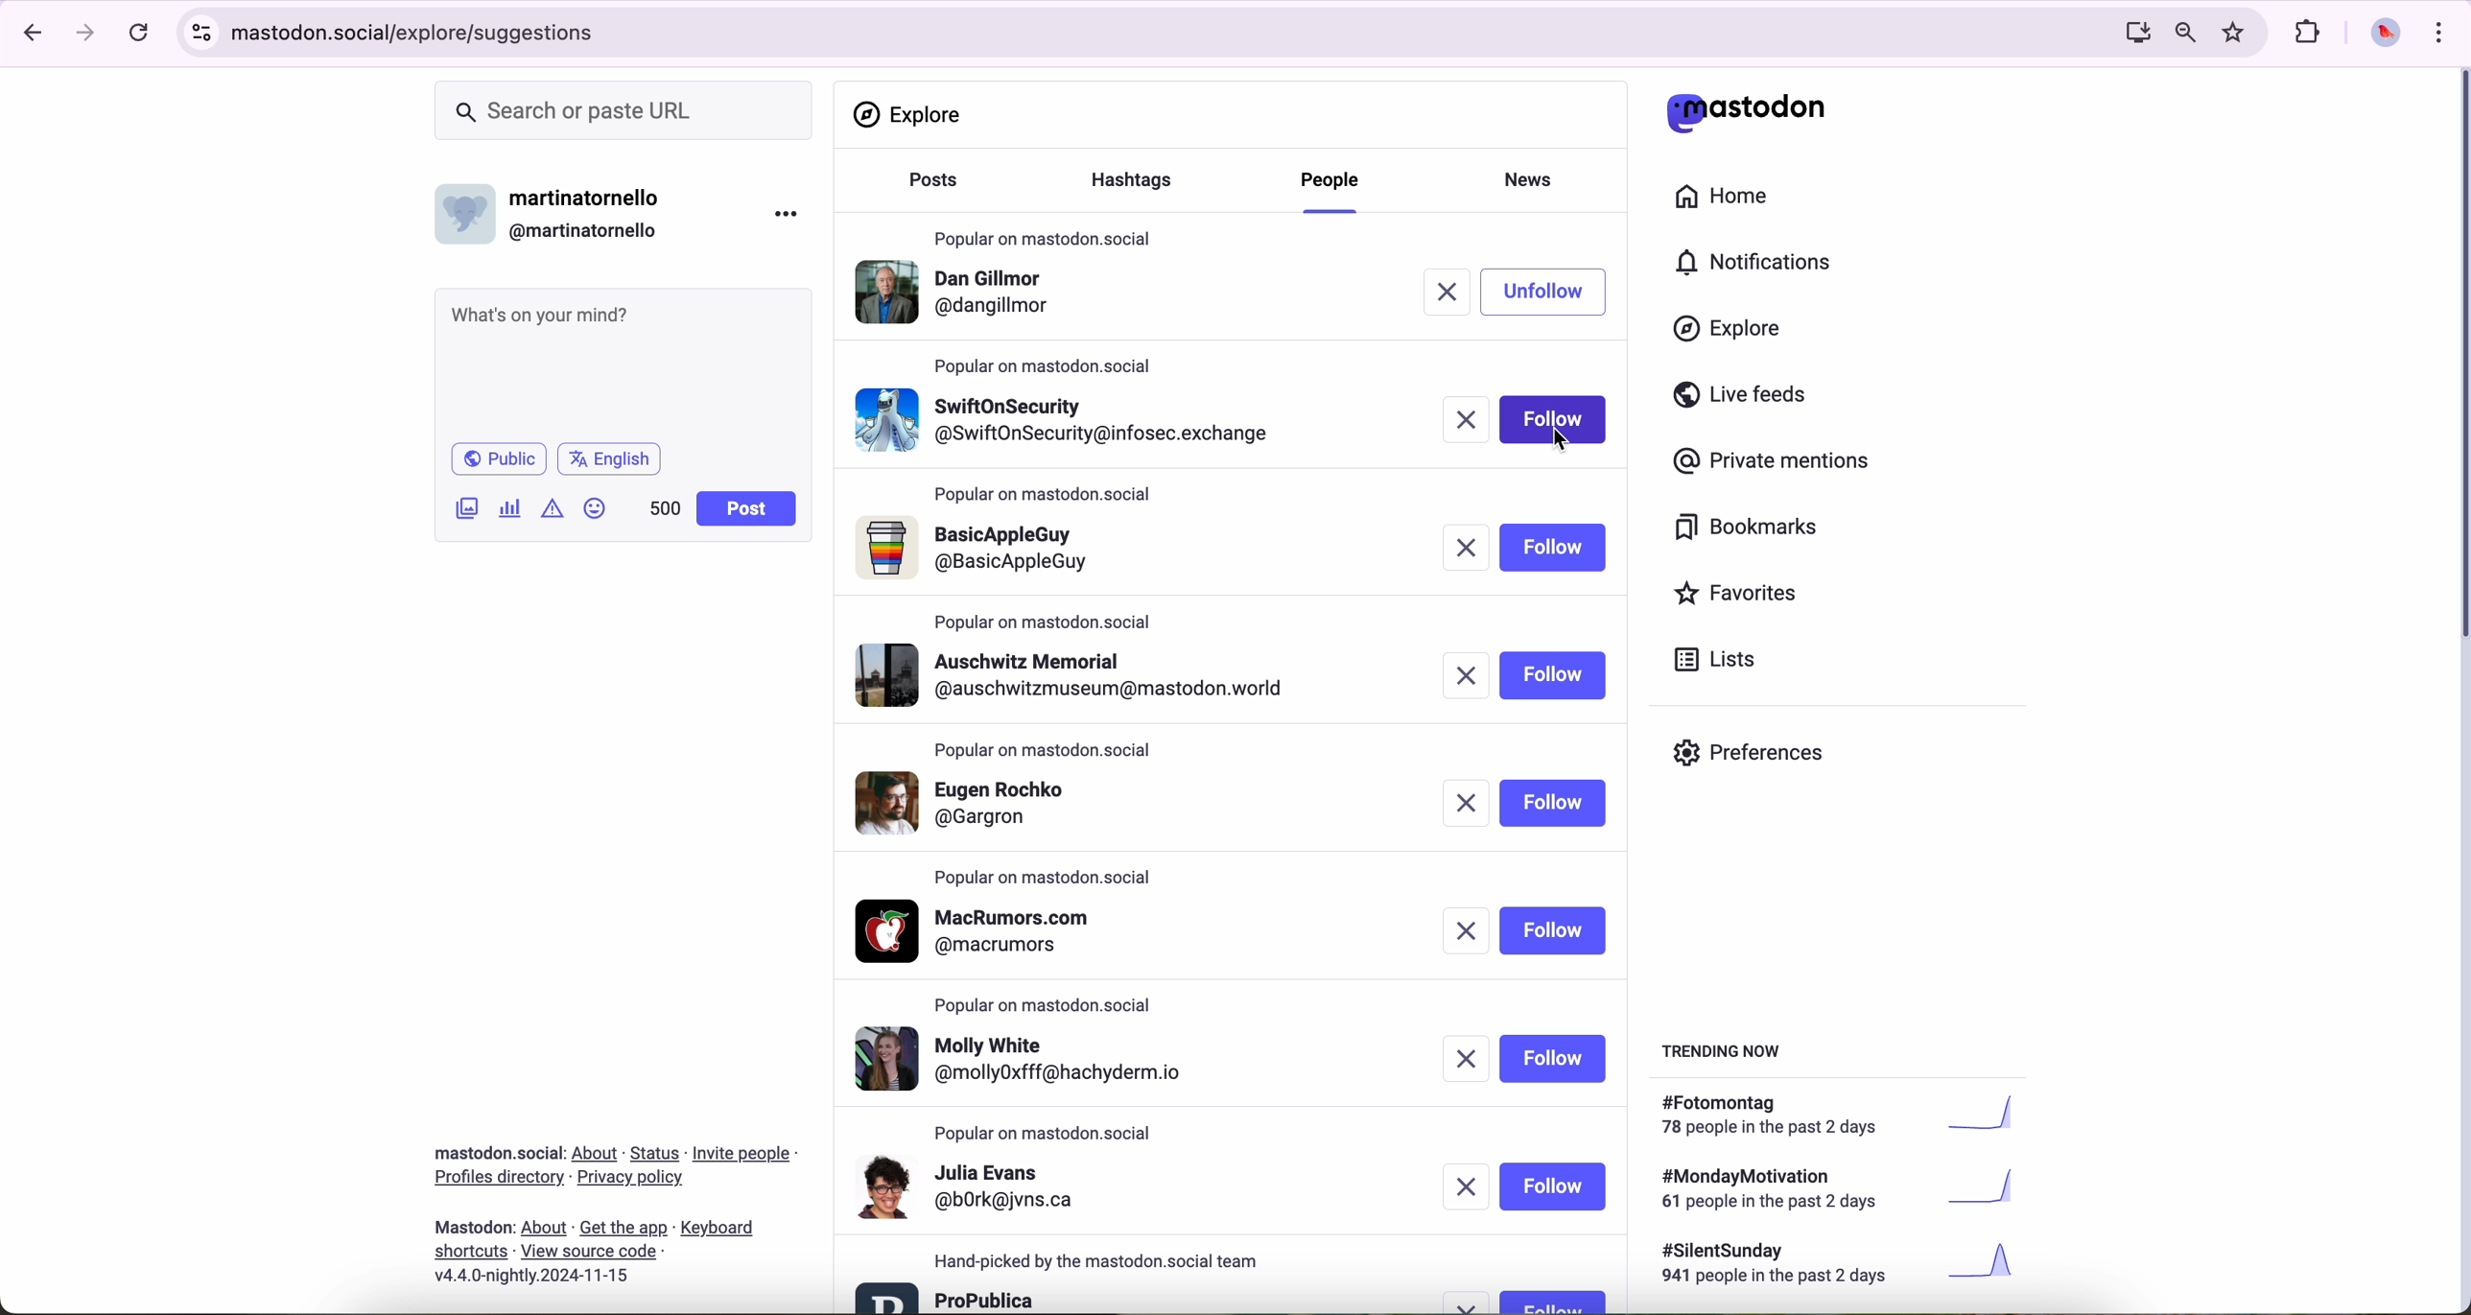 The width and height of the screenshot is (2471, 1315). I want to click on post button, so click(747, 509).